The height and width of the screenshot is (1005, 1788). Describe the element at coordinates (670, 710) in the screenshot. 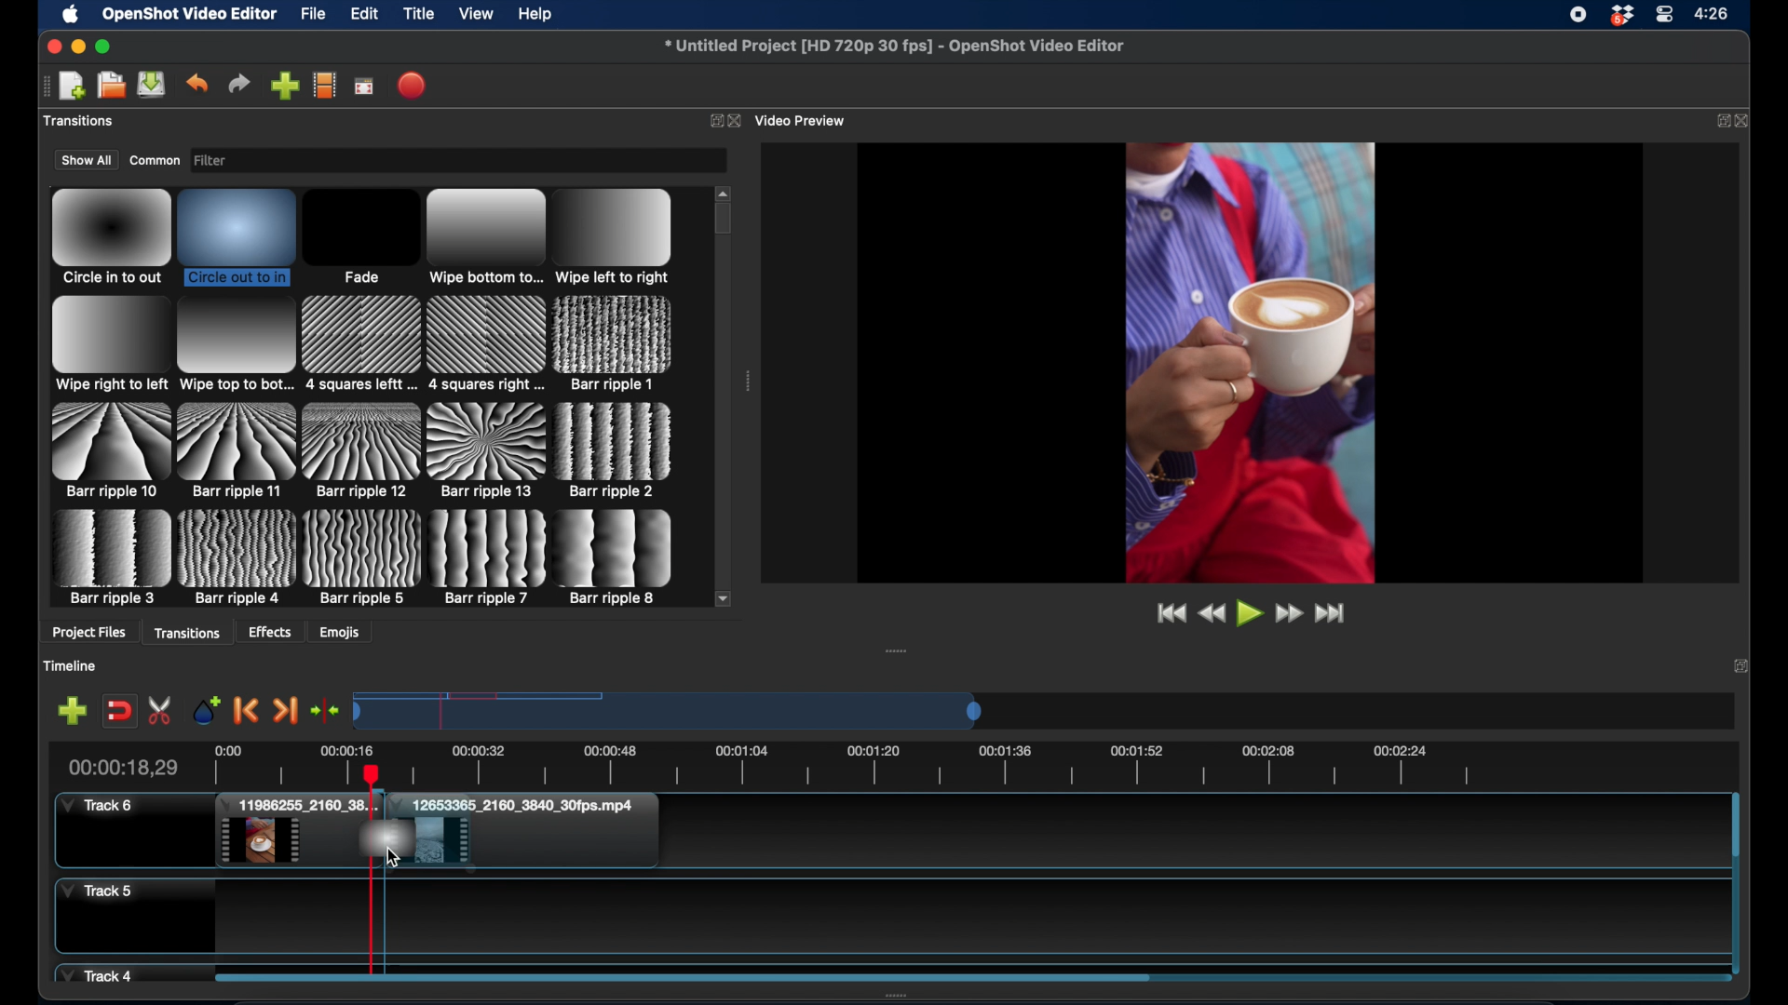

I see `timeline scale` at that location.